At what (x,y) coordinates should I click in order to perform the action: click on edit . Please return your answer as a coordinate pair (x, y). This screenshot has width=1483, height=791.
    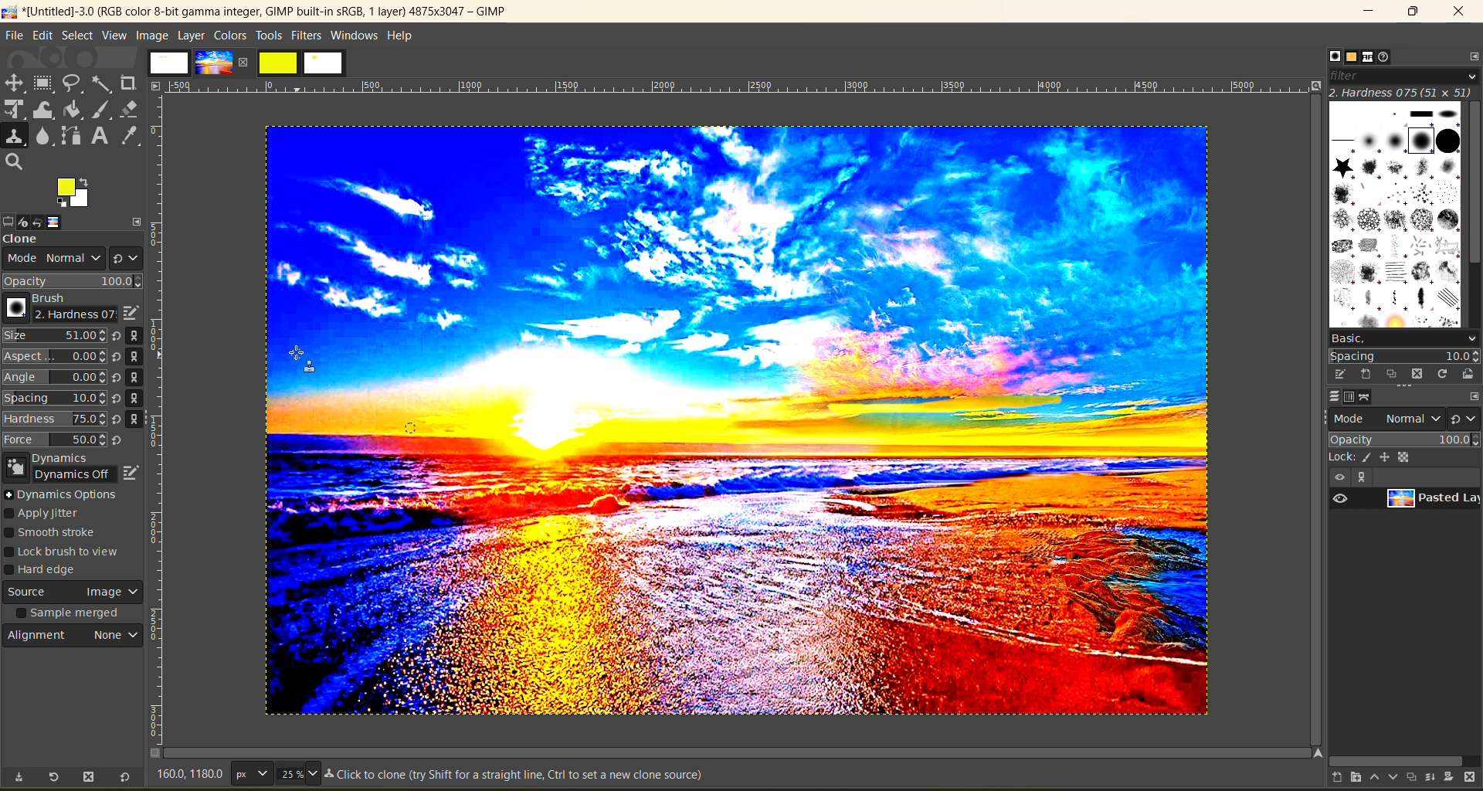
    Looking at the image, I should click on (130, 313).